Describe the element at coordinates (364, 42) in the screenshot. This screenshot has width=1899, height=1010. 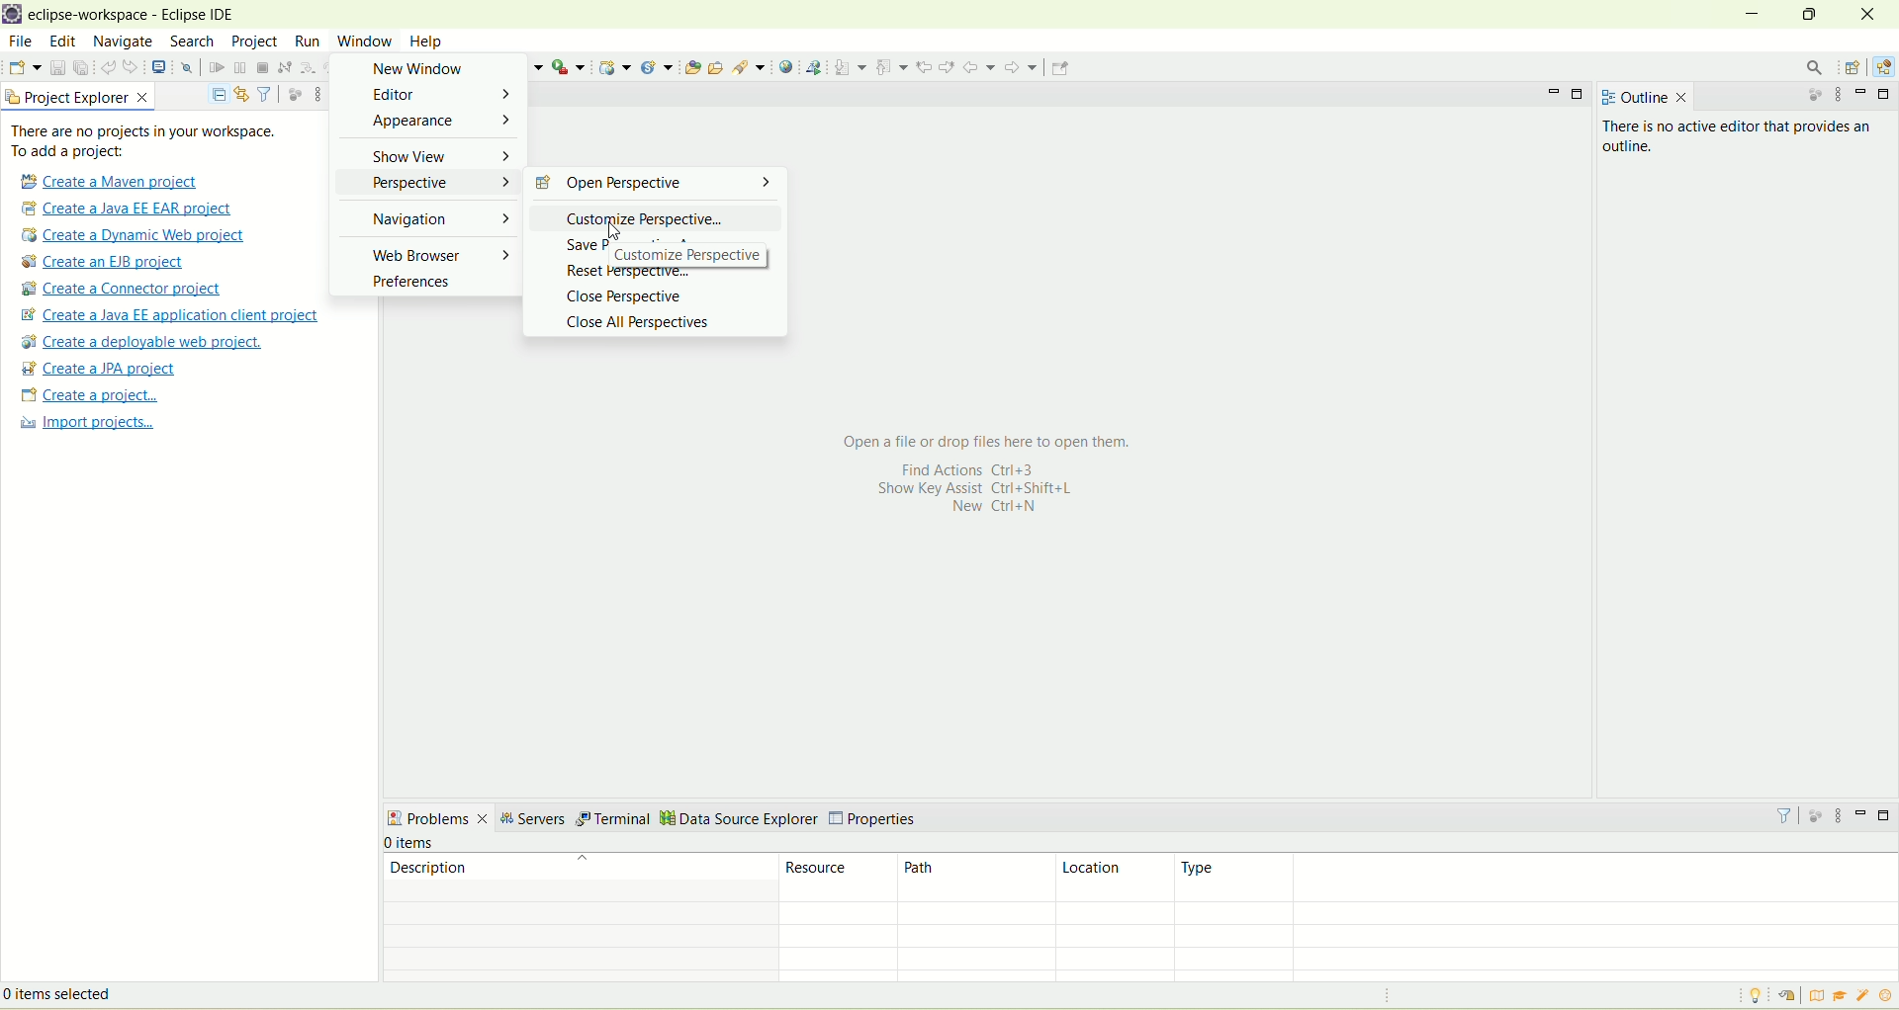
I see `window` at that location.